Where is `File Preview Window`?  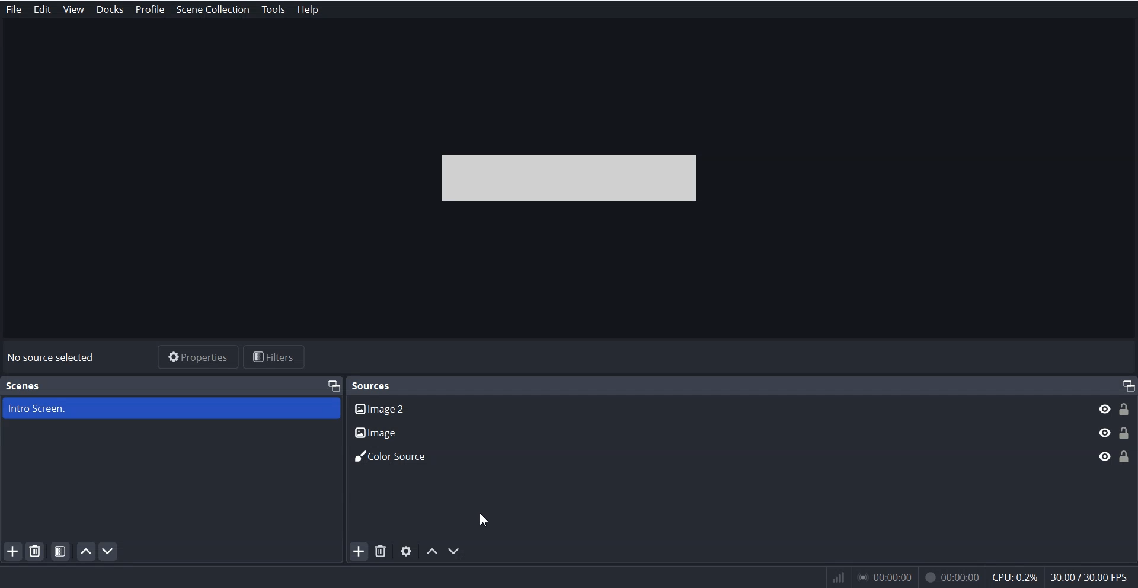 File Preview Window is located at coordinates (570, 178).